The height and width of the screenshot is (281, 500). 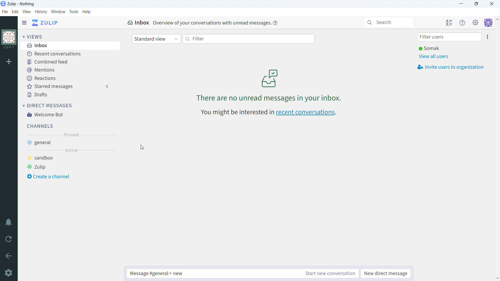 I want to click on file, so click(x=5, y=11).